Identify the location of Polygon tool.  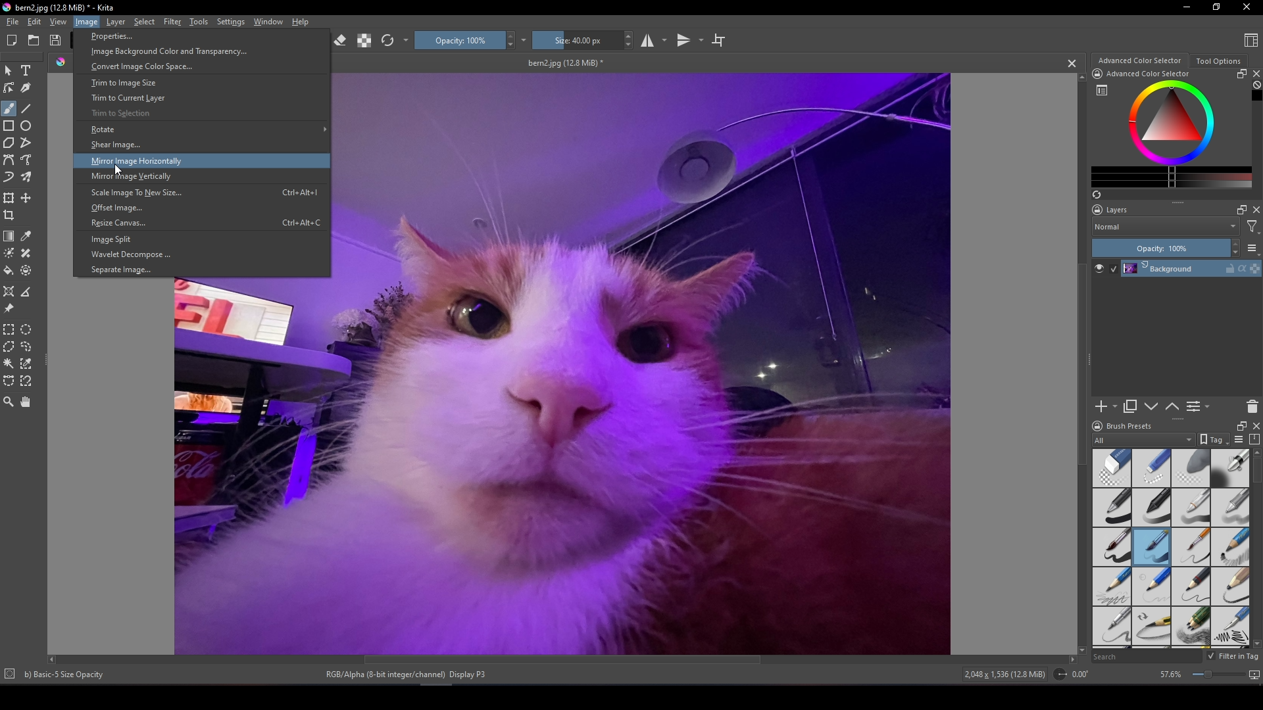
(9, 143).